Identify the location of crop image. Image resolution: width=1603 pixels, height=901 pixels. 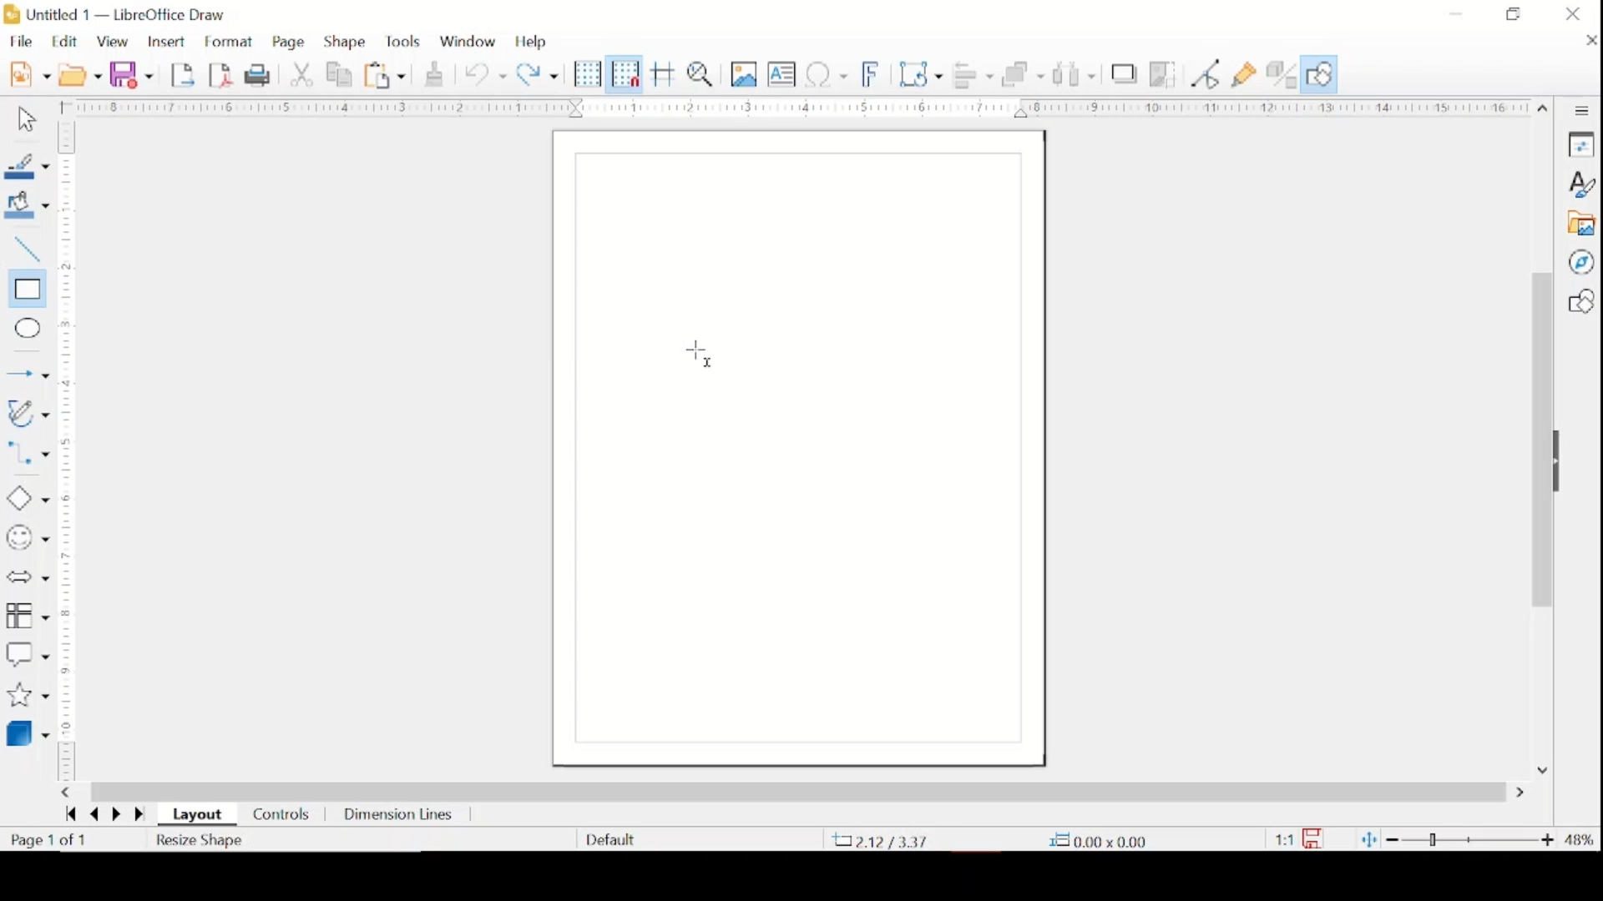
(1165, 76).